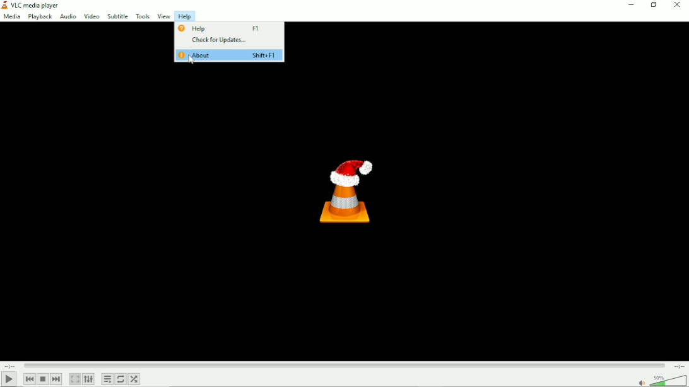  Describe the element at coordinates (668, 380) in the screenshot. I see `Volume` at that location.